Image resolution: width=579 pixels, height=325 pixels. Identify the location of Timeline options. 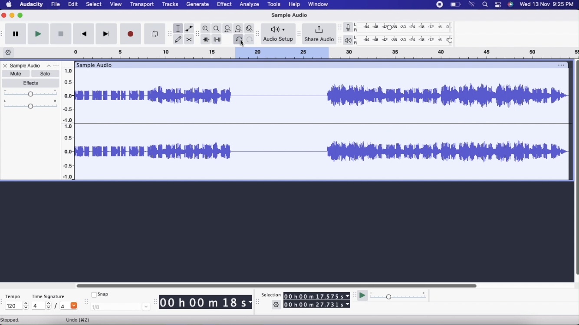
(9, 52).